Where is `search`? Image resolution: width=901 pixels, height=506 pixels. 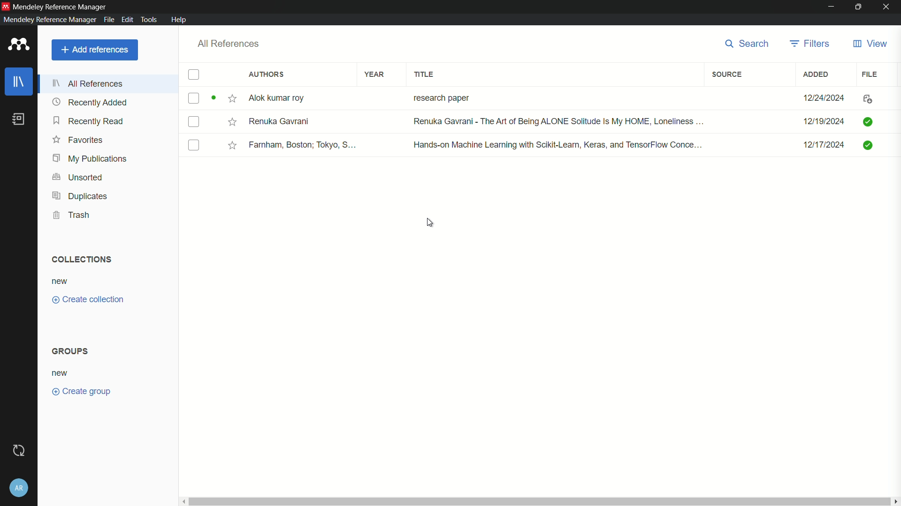 search is located at coordinates (748, 45).